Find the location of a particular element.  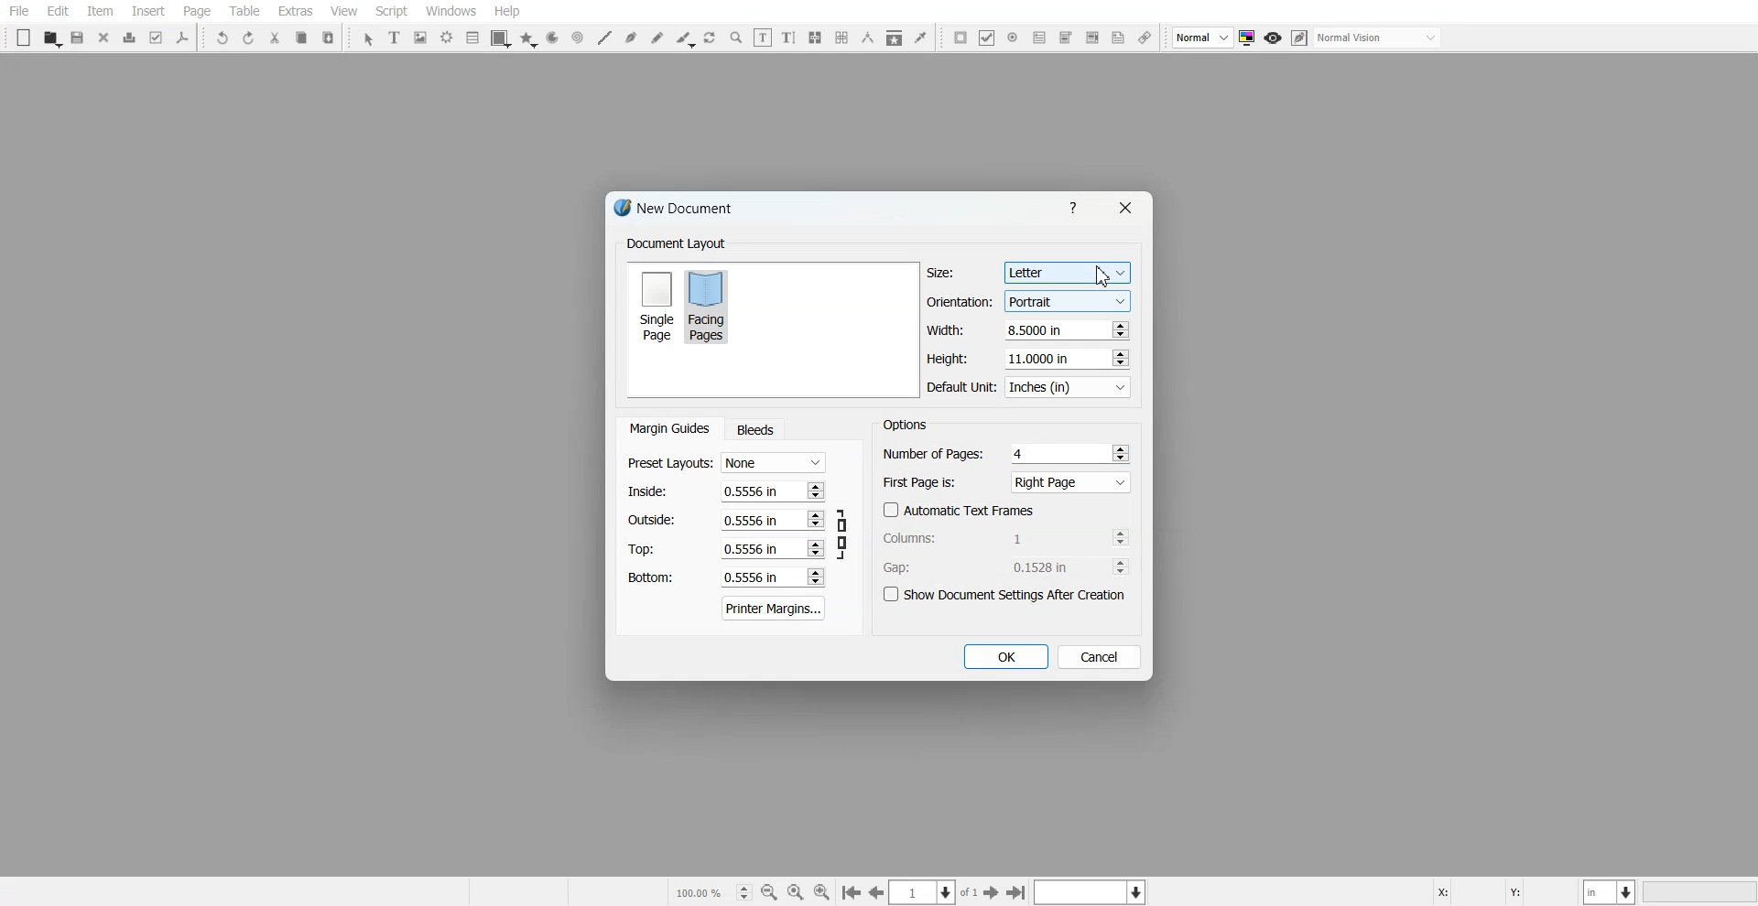

Preview mode is located at coordinates (1274, 38).